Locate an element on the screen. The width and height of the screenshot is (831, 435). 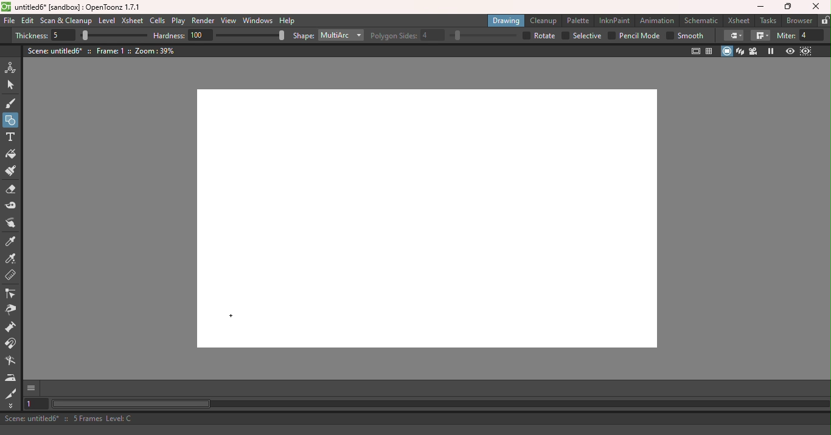
Cap is located at coordinates (733, 36).